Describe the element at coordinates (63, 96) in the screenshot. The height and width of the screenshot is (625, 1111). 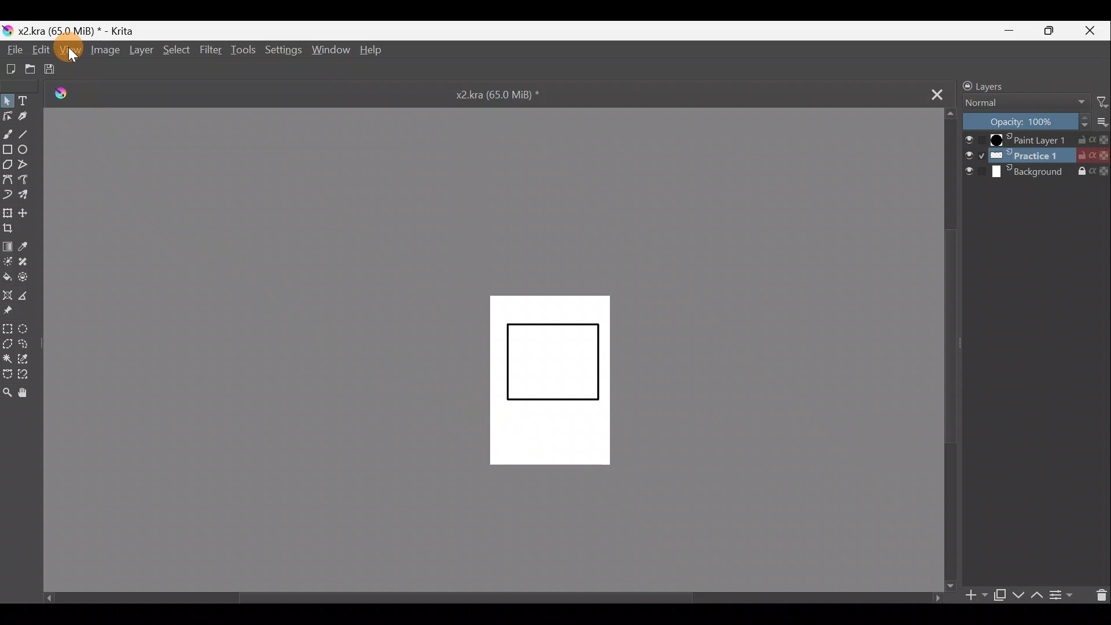
I see `Logo` at that location.